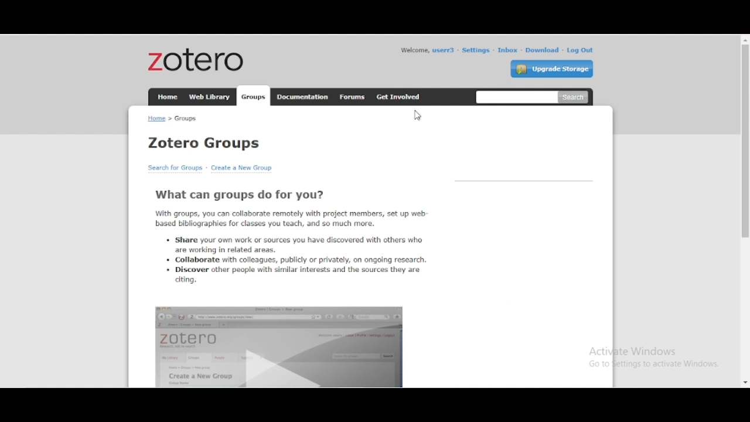  I want to click on log out, so click(580, 50).